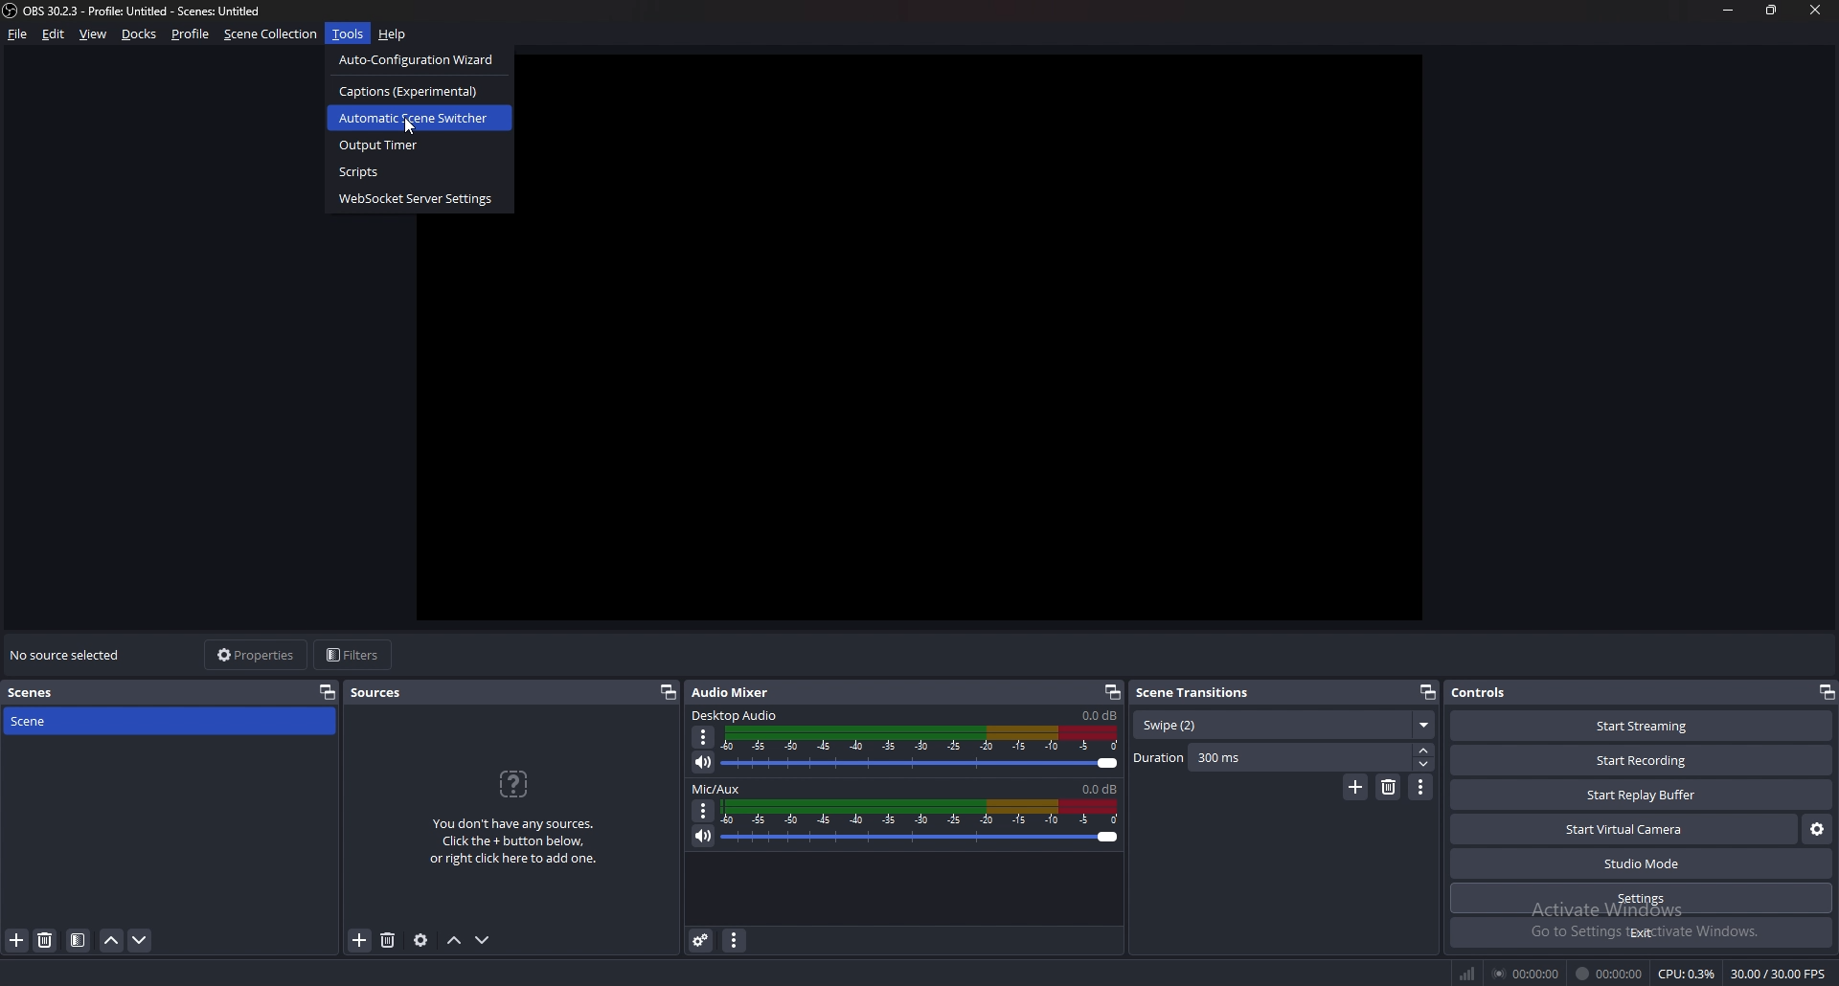 The image size is (1839, 986). Describe the element at coordinates (1469, 973) in the screenshot. I see `network` at that location.